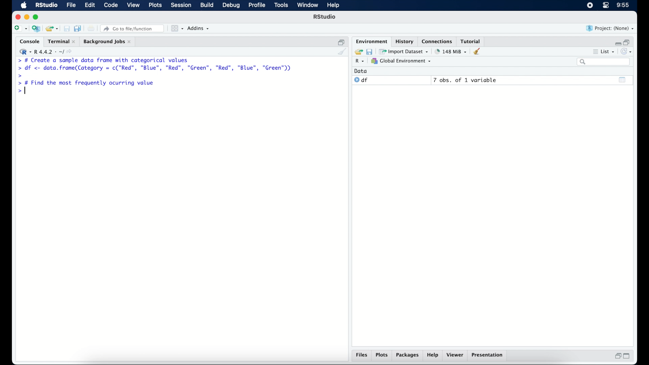 The image size is (649, 365). I want to click on df, so click(362, 80).